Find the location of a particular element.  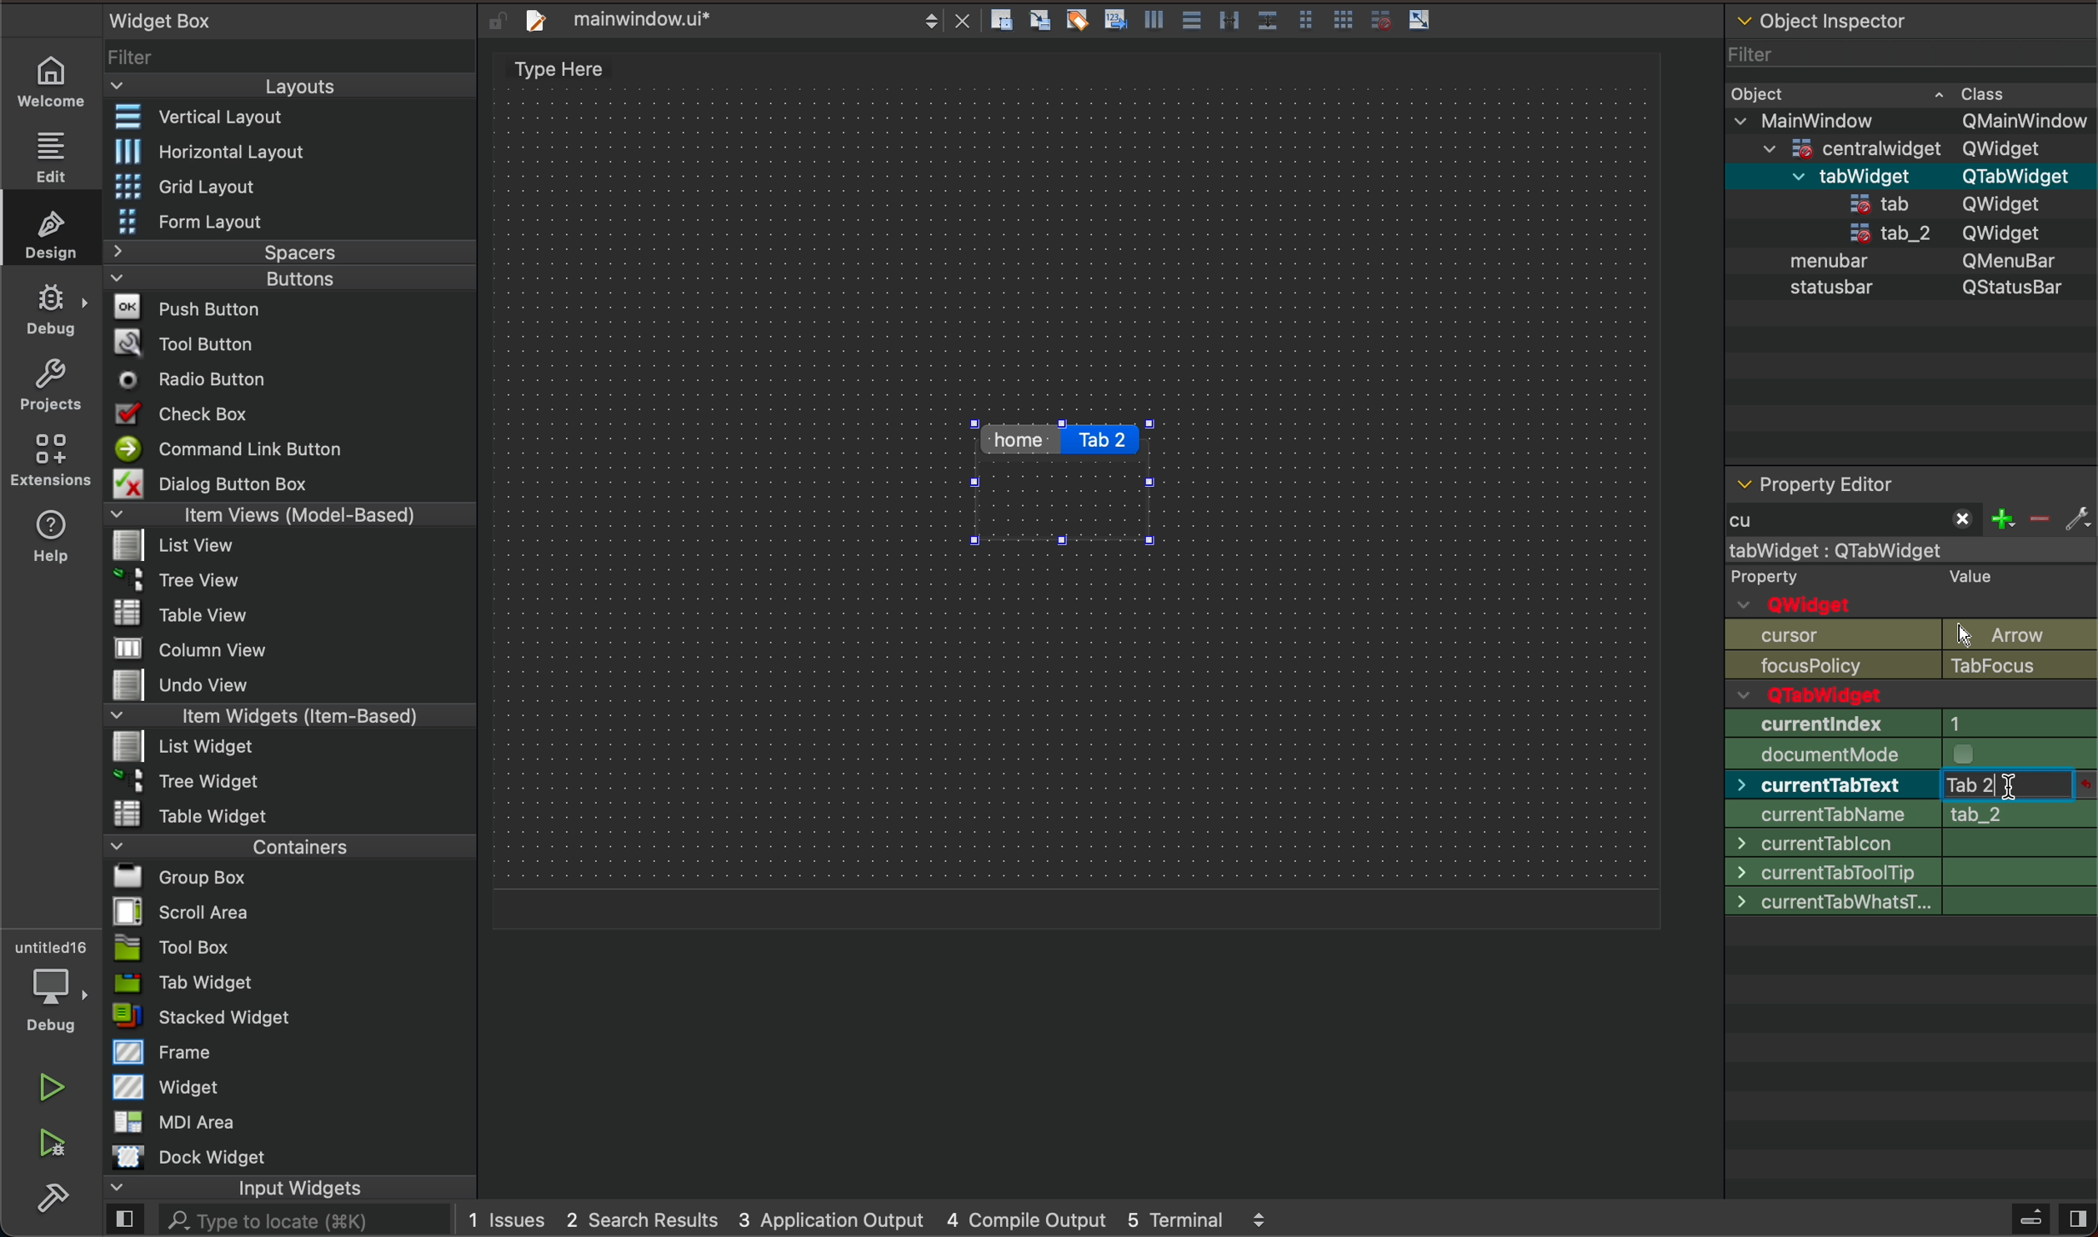

Containers is located at coordinates (285, 844).